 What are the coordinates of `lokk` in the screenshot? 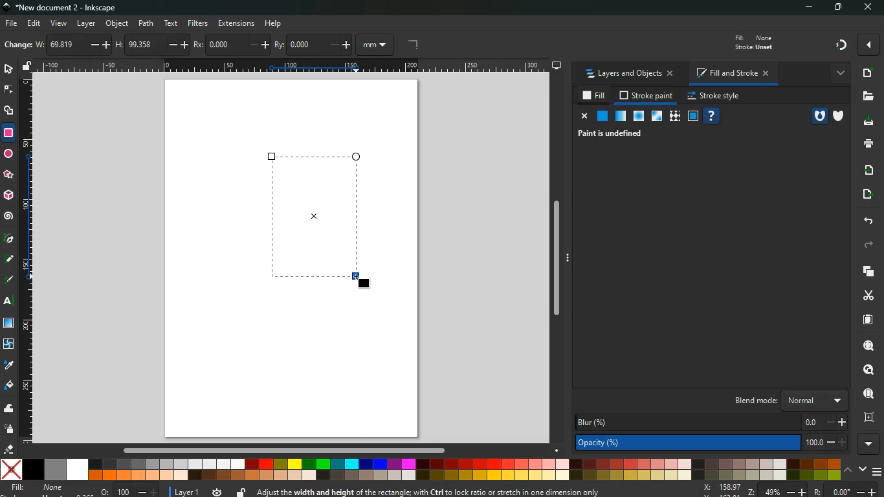 It's located at (867, 368).